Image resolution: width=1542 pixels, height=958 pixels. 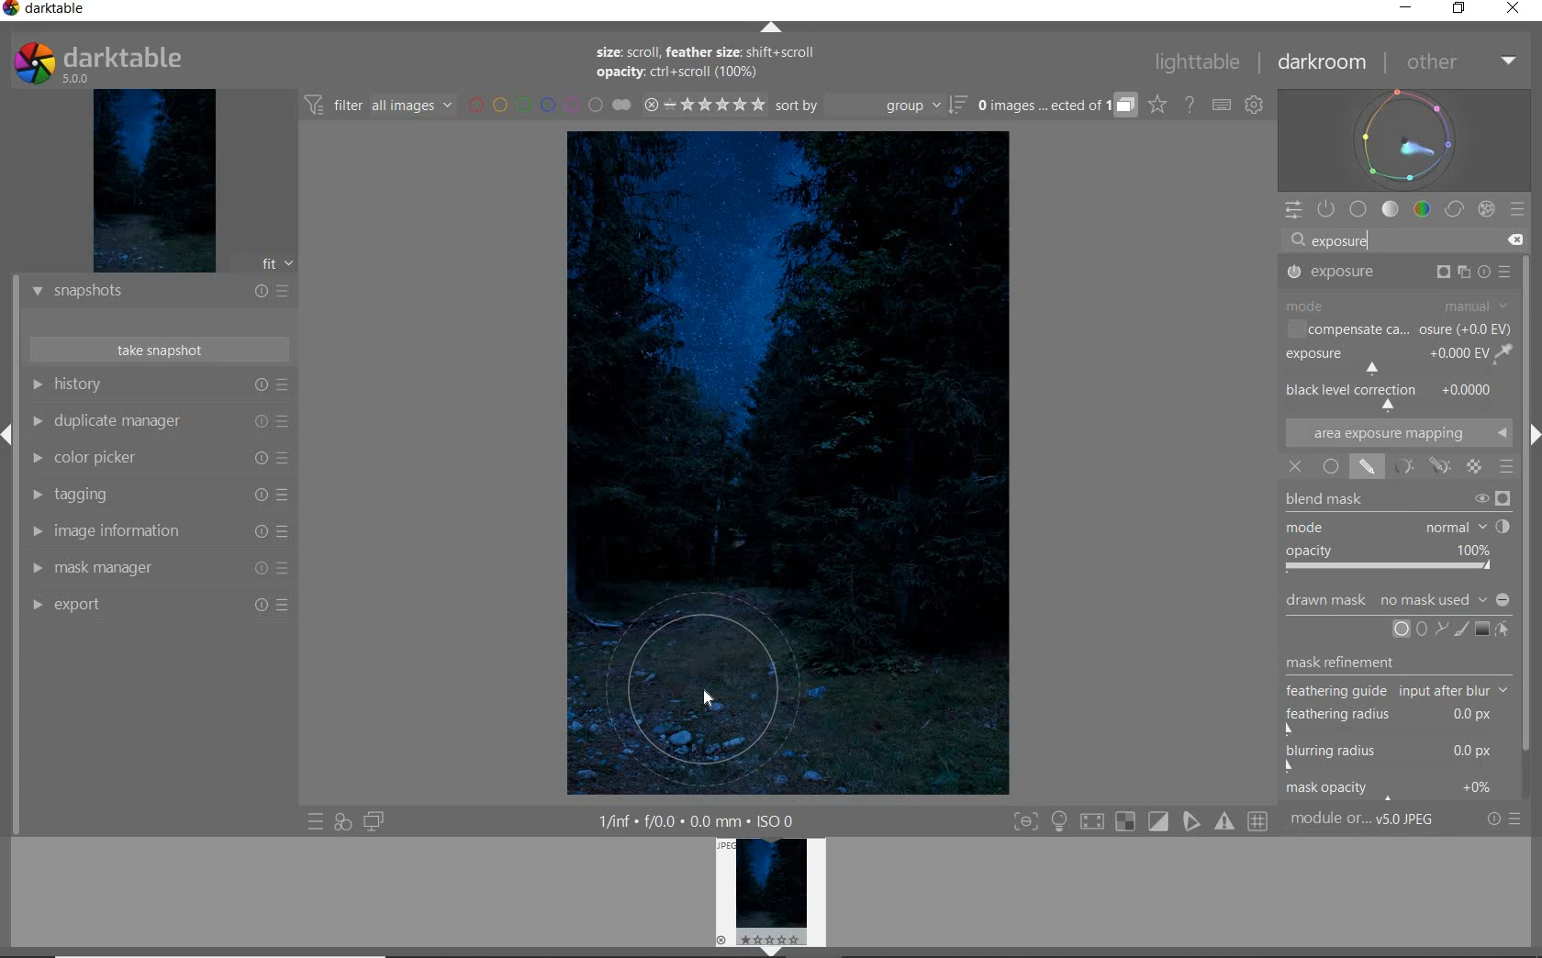 I want to click on SELECTED IMAGE, so click(x=786, y=463).